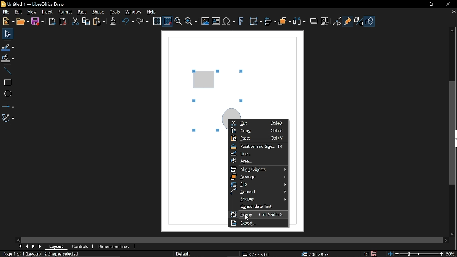  I want to click on Shadow, so click(313, 21).